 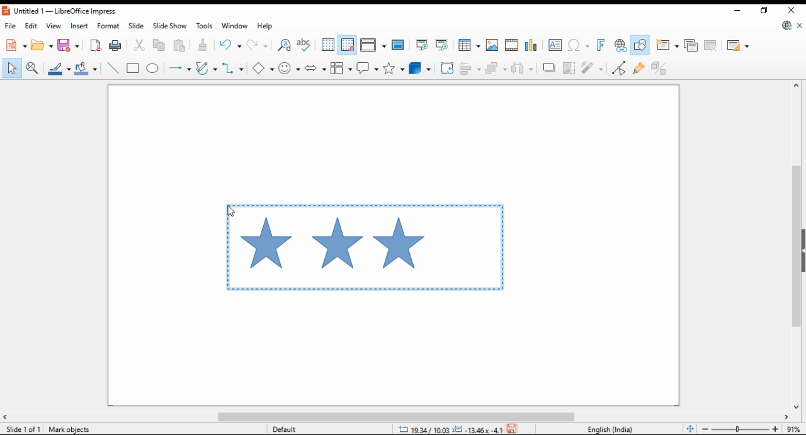 I want to click on dimensions, so click(x=447, y=428).